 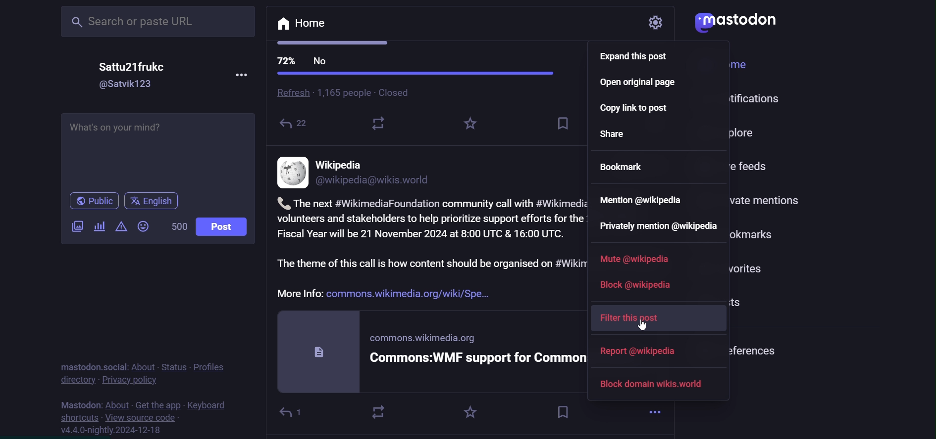 What do you see at coordinates (132, 380) in the screenshot?
I see `privacy policy` at bounding box center [132, 380].